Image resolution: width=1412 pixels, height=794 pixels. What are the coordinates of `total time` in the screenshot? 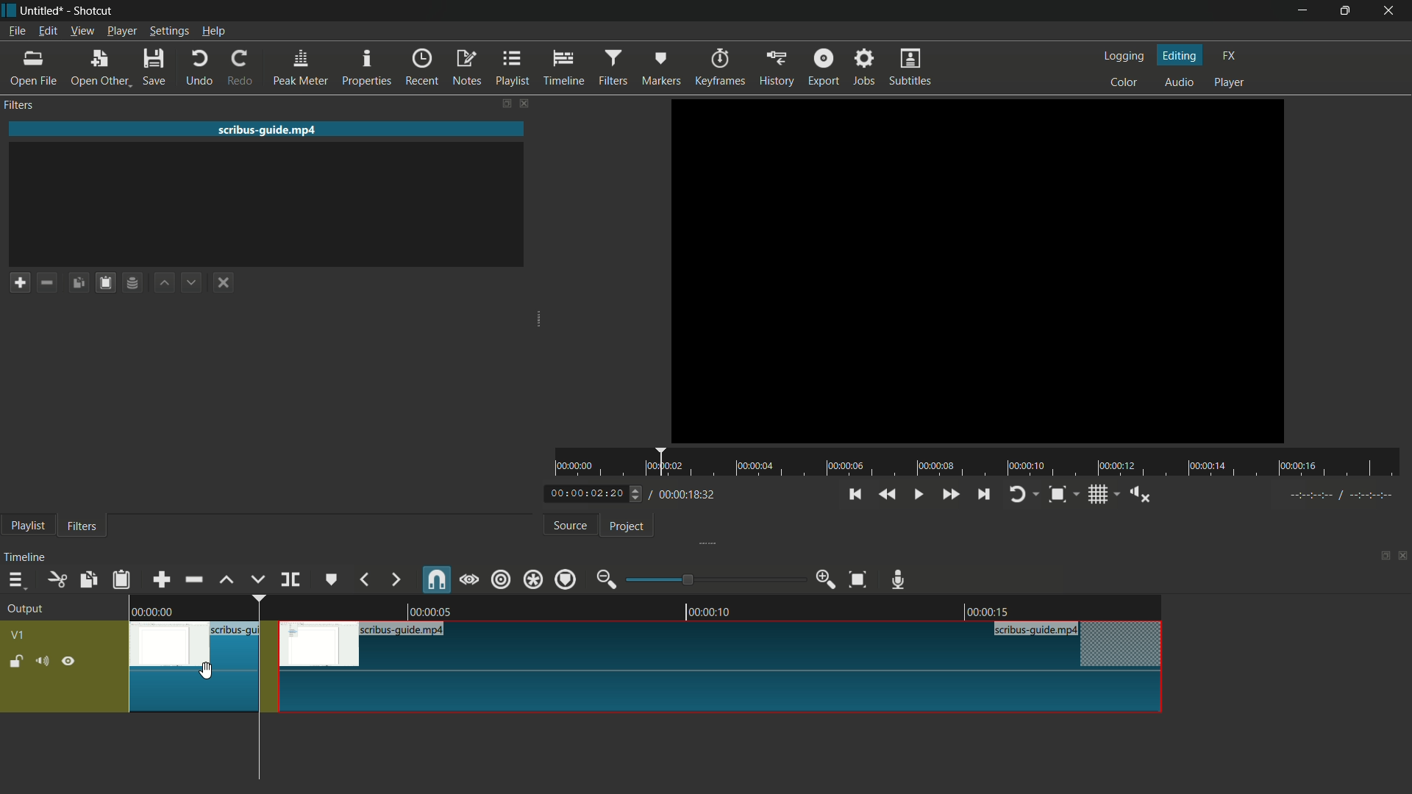 It's located at (683, 495).